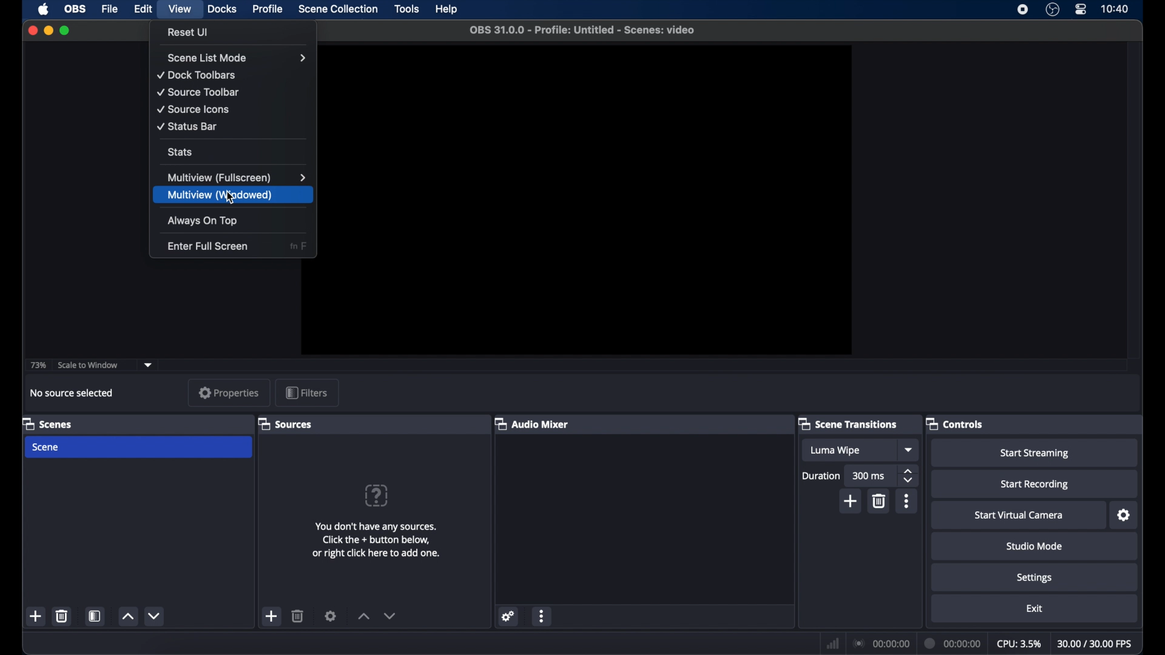  I want to click on scene transitions, so click(848, 423).